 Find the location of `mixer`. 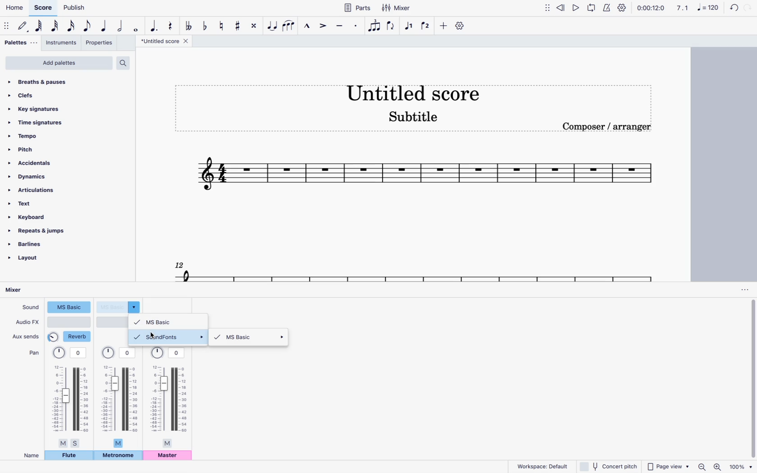

mixer is located at coordinates (18, 290).